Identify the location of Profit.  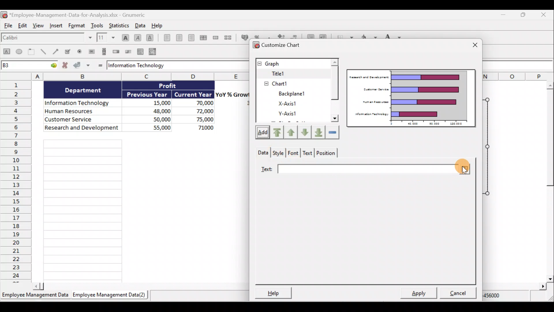
(173, 86).